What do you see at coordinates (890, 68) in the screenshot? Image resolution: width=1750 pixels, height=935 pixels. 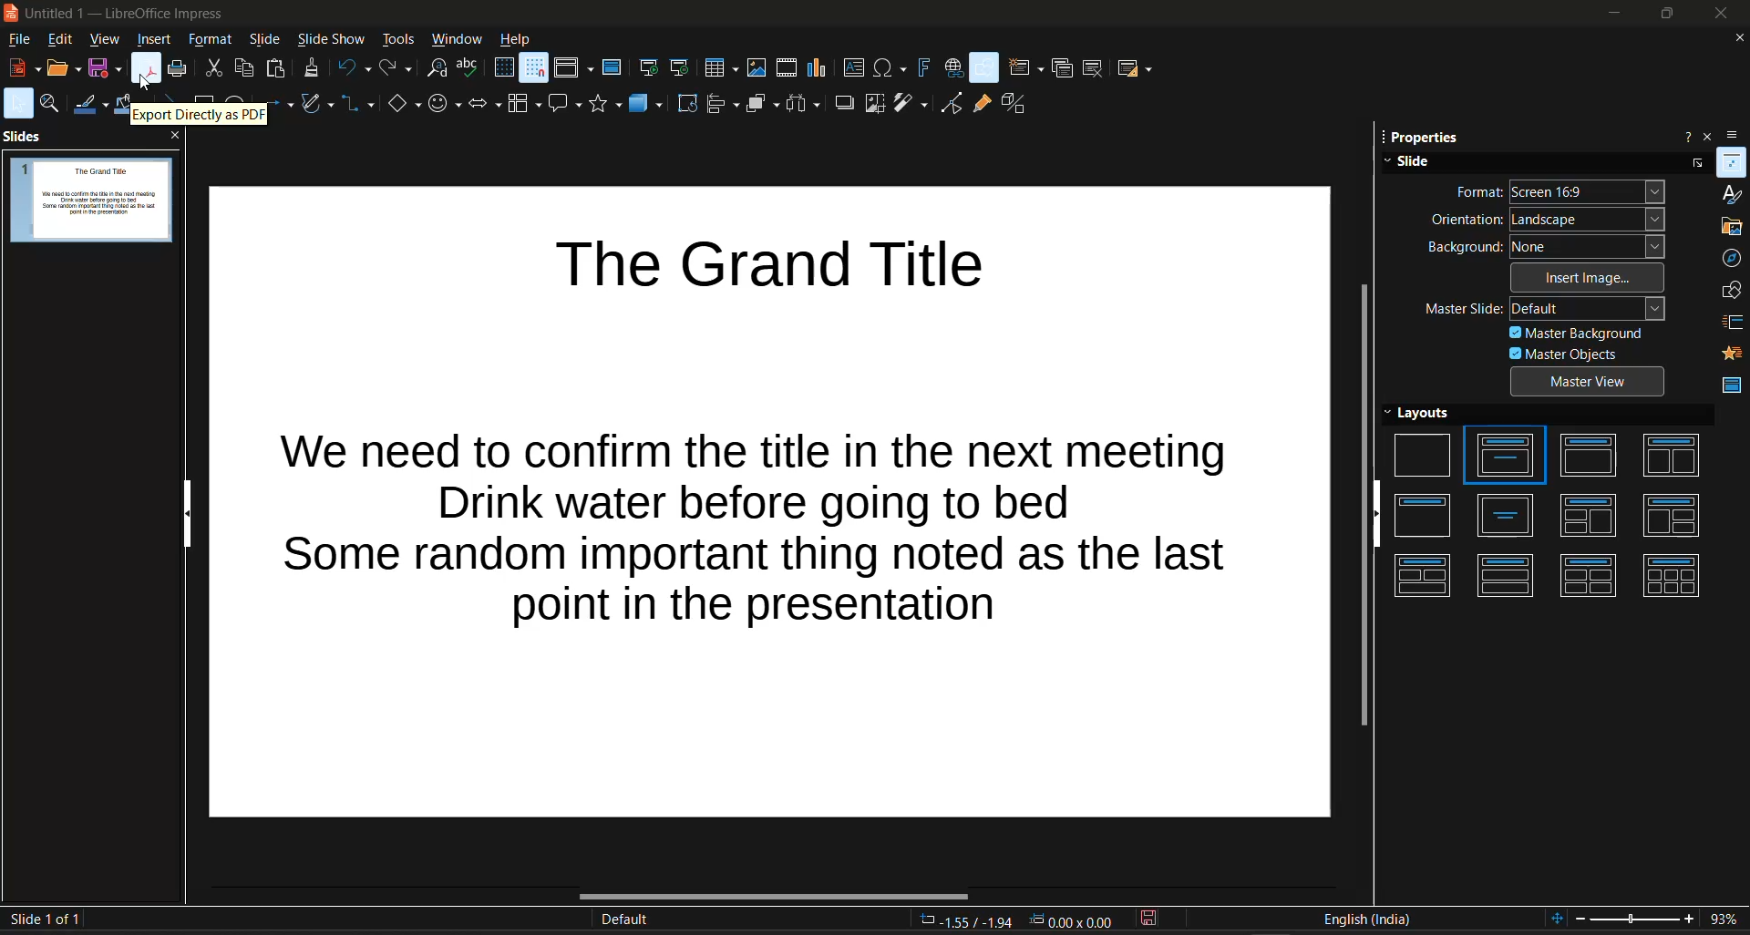 I see `insert special characters` at bounding box center [890, 68].